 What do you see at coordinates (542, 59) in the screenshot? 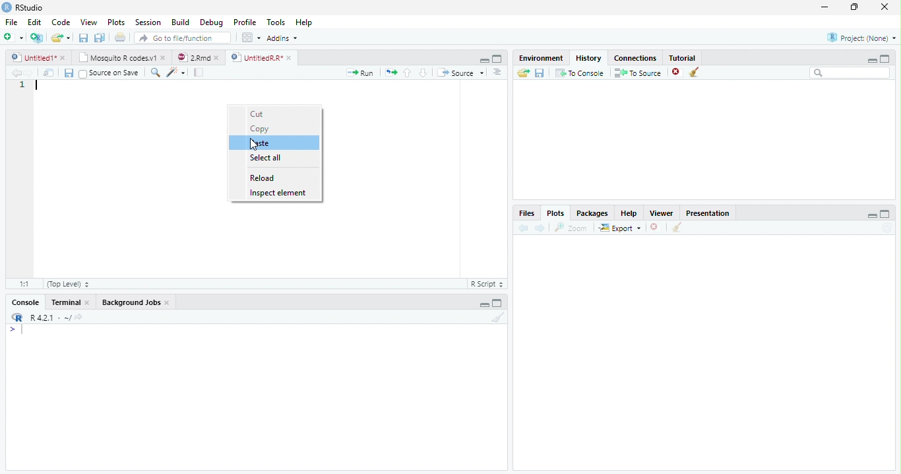
I see `Environment` at bounding box center [542, 59].